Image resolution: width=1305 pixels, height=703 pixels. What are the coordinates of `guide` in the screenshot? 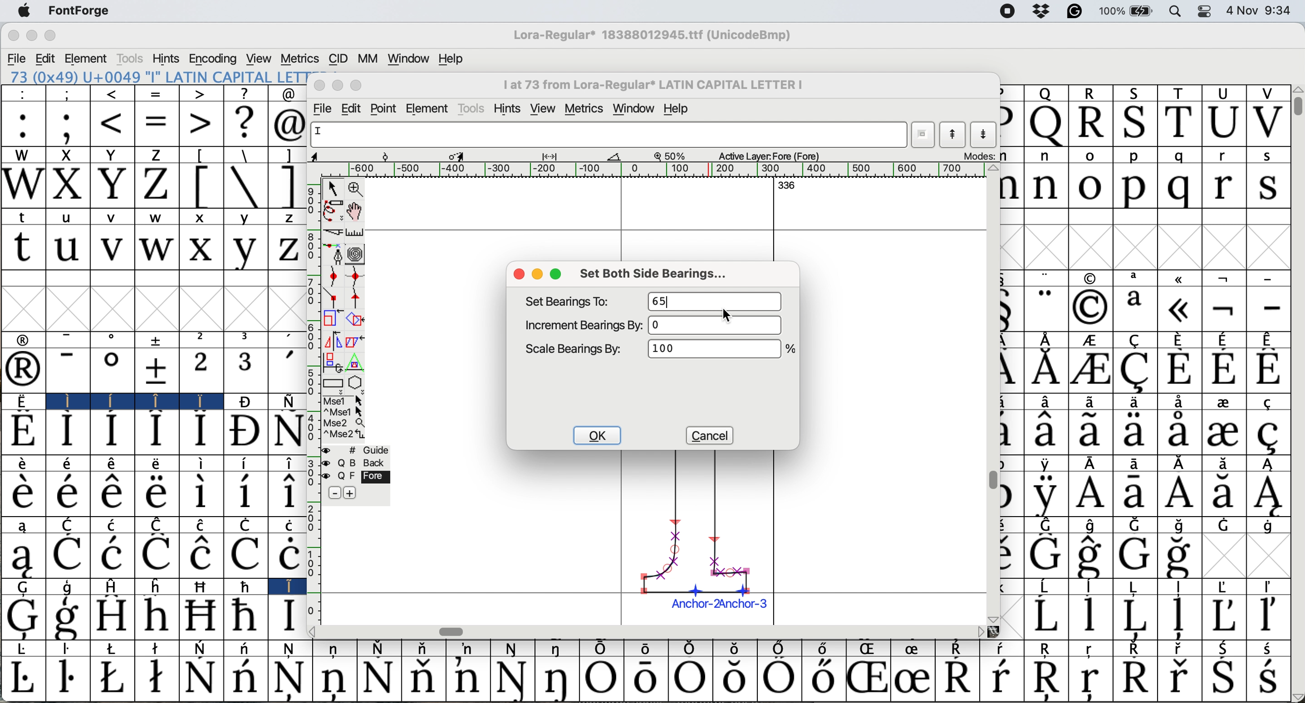 It's located at (369, 449).